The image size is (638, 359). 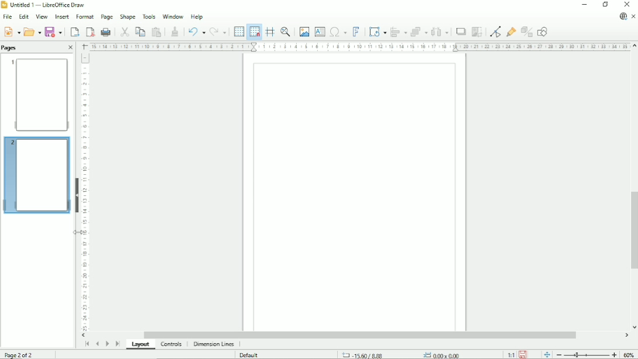 What do you see at coordinates (175, 30) in the screenshot?
I see `Clone formatting` at bounding box center [175, 30].